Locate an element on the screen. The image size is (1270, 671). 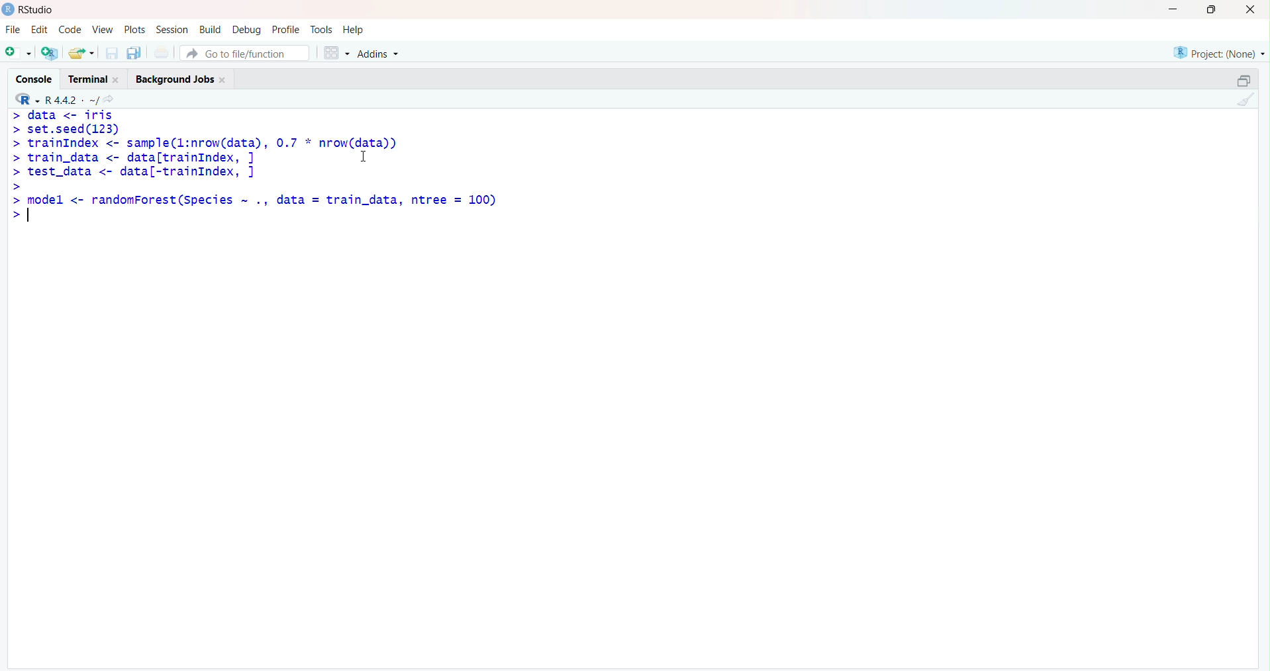
Workspace panes is located at coordinates (334, 51).